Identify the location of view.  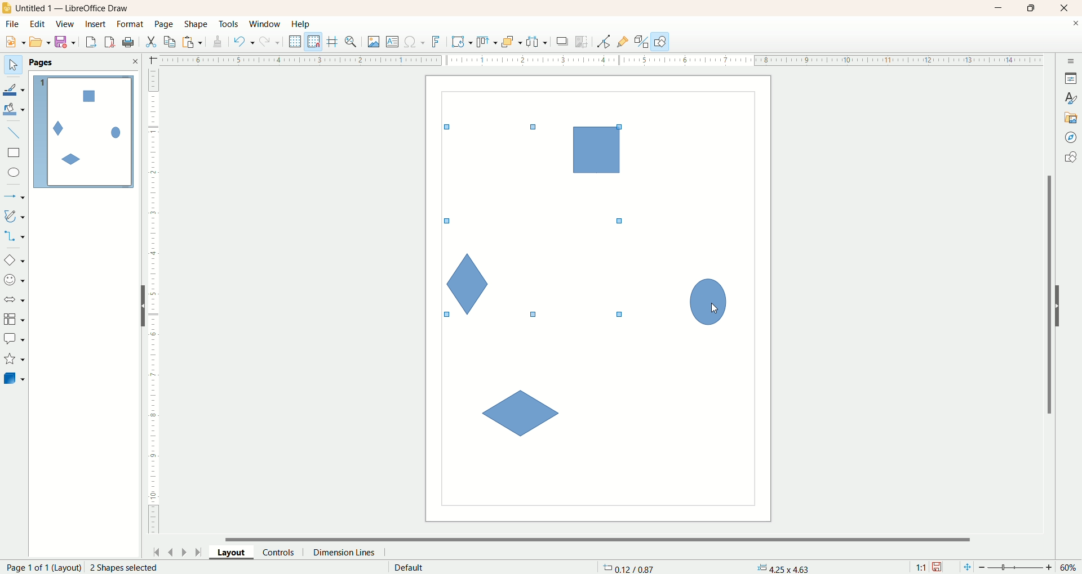
(66, 24).